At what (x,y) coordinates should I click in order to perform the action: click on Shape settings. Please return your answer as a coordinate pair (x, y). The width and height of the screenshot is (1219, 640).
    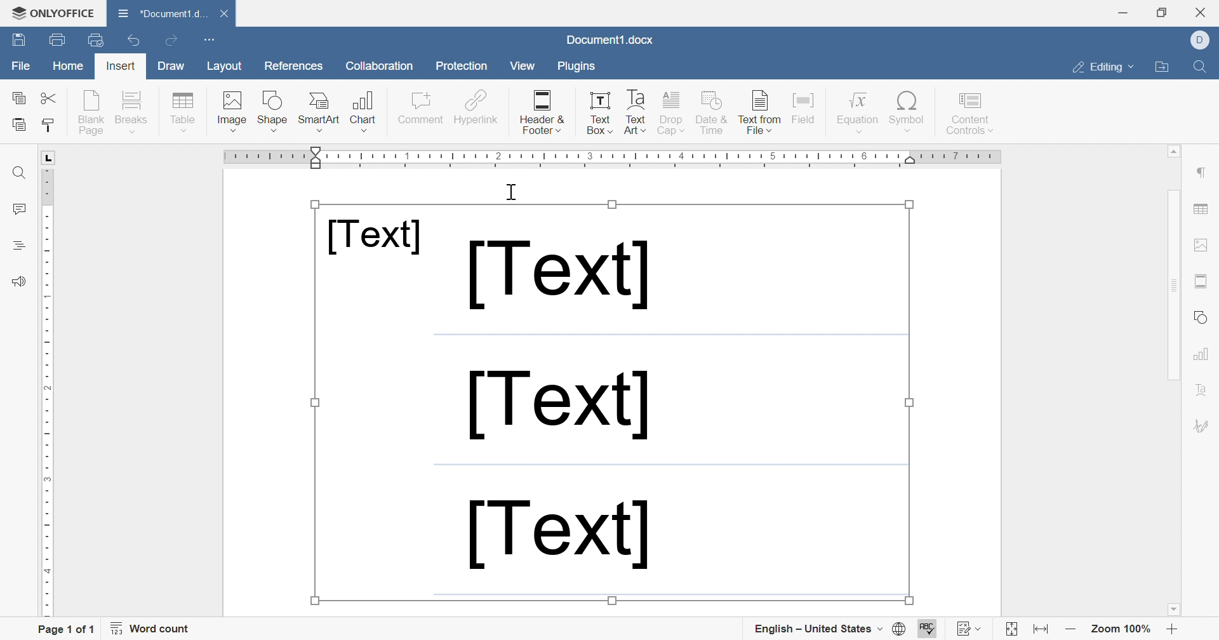
    Looking at the image, I should click on (1201, 319).